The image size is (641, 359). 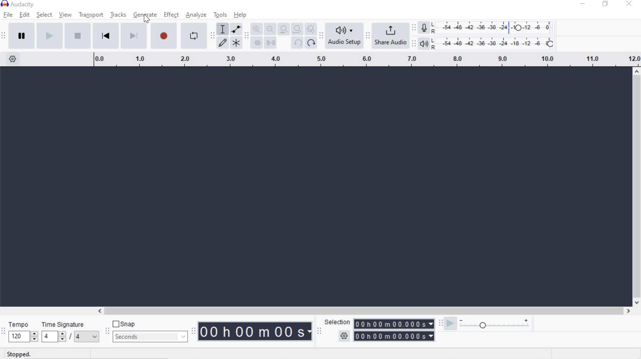 I want to click on undo, so click(x=296, y=42).